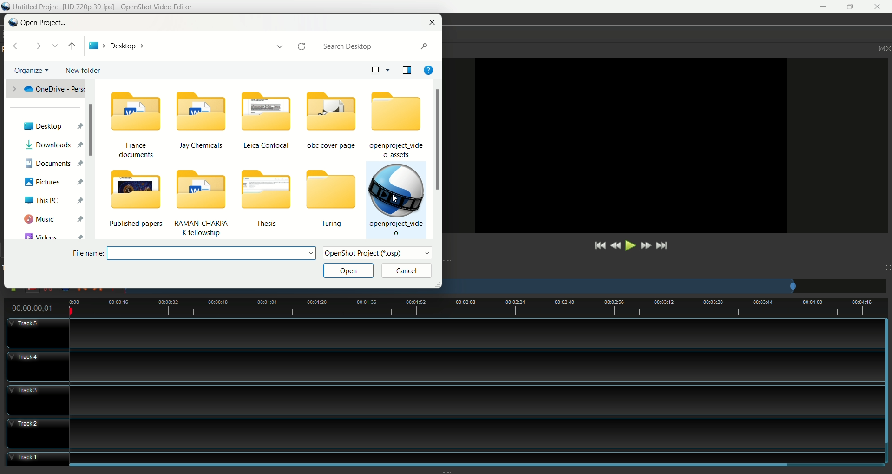 This screenshot has height=474, width=892. Describe the element at coordinates (54, 163) in the screenshot. I see `documents` at that location.